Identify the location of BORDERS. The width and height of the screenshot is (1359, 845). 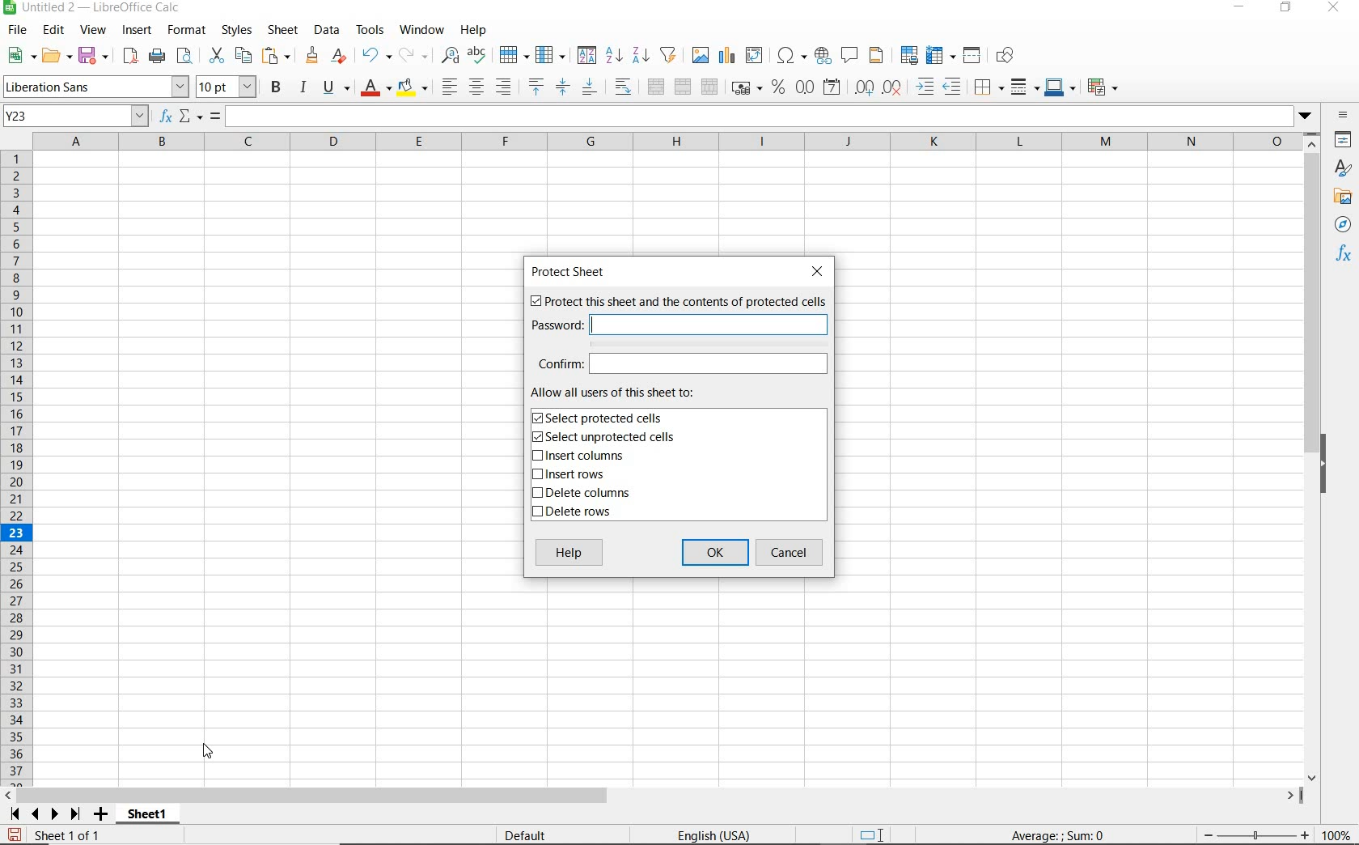
(987, 89).